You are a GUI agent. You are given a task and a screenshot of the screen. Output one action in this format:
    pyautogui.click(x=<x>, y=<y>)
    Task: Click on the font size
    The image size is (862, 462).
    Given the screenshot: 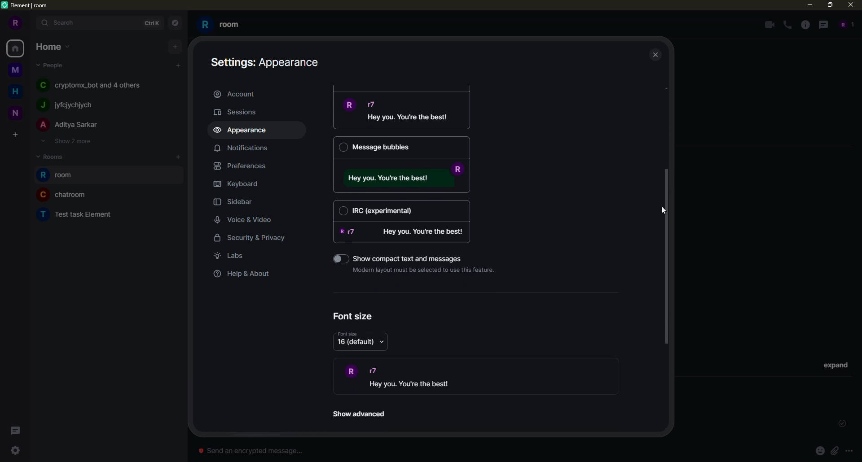 What is the action you would take?
    pyautogui.click(x=348, y=332)
    